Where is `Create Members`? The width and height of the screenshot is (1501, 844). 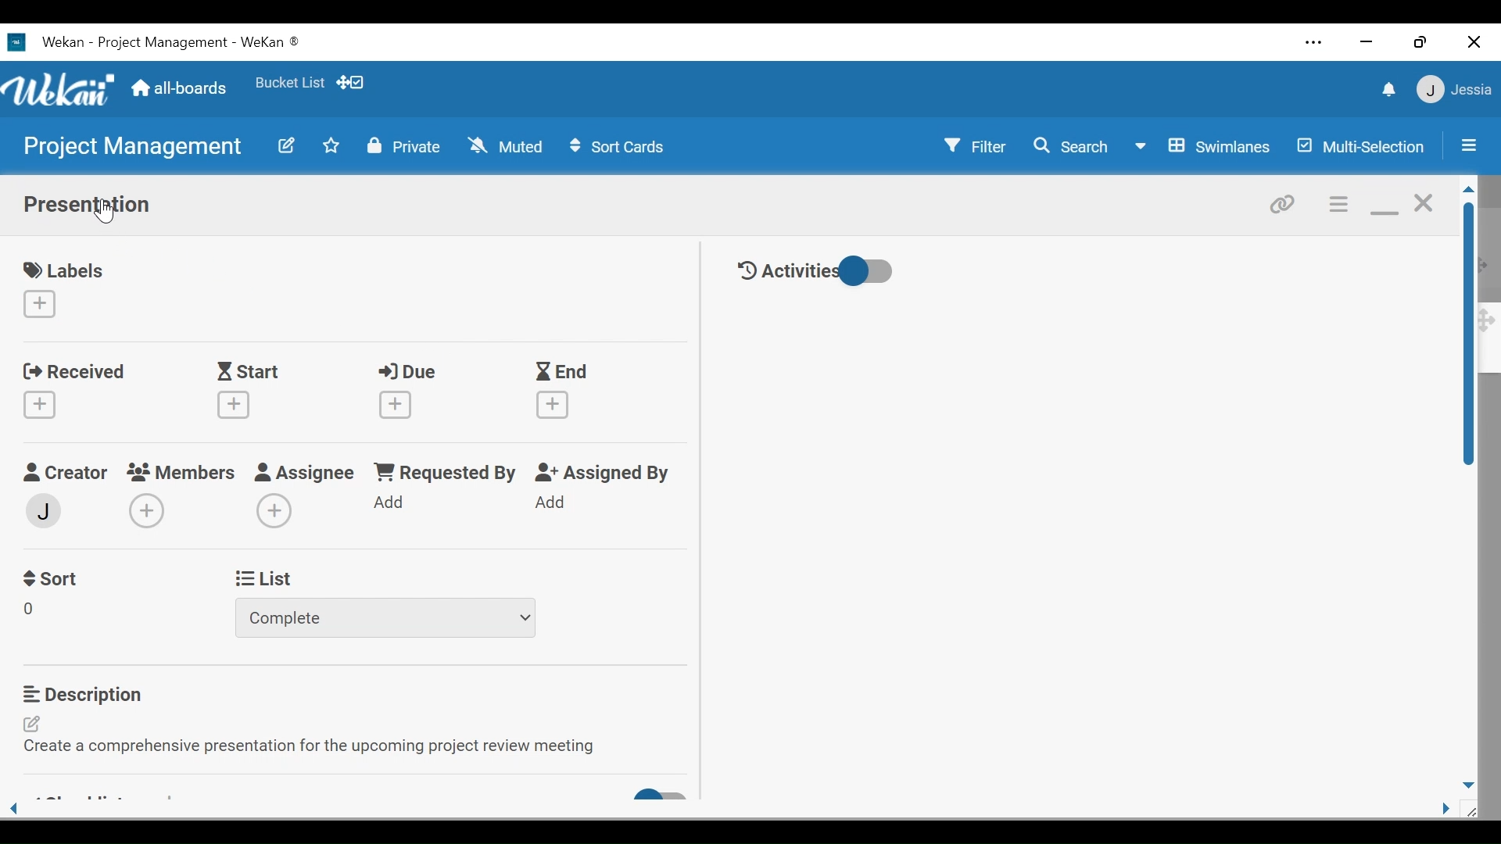
Create Members is located at coordinates (145, 512).